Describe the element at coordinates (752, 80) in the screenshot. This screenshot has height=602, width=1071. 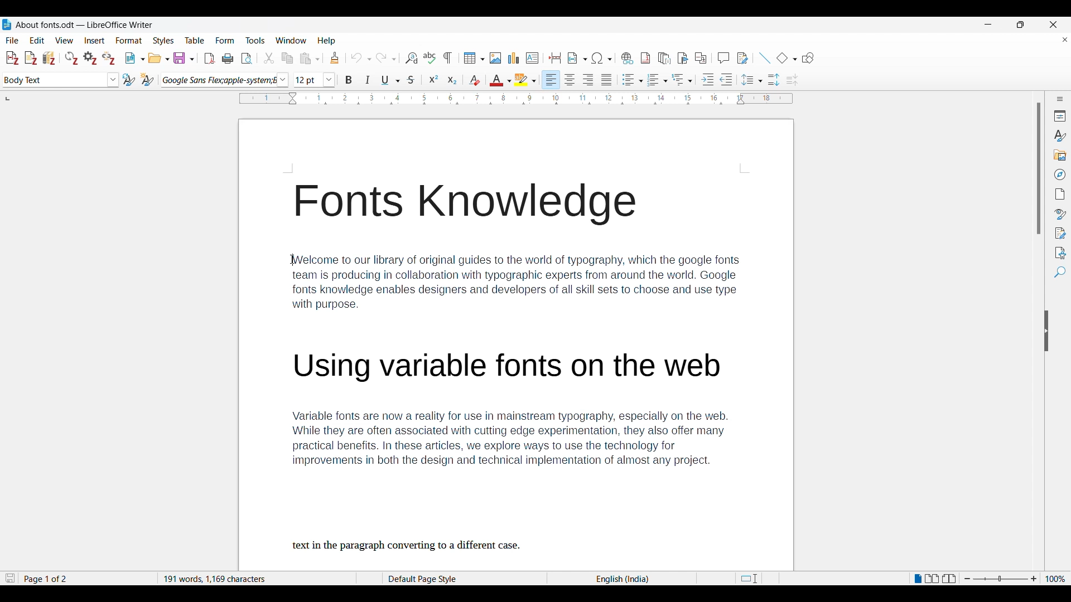
I see `Set line spacing` at that location.